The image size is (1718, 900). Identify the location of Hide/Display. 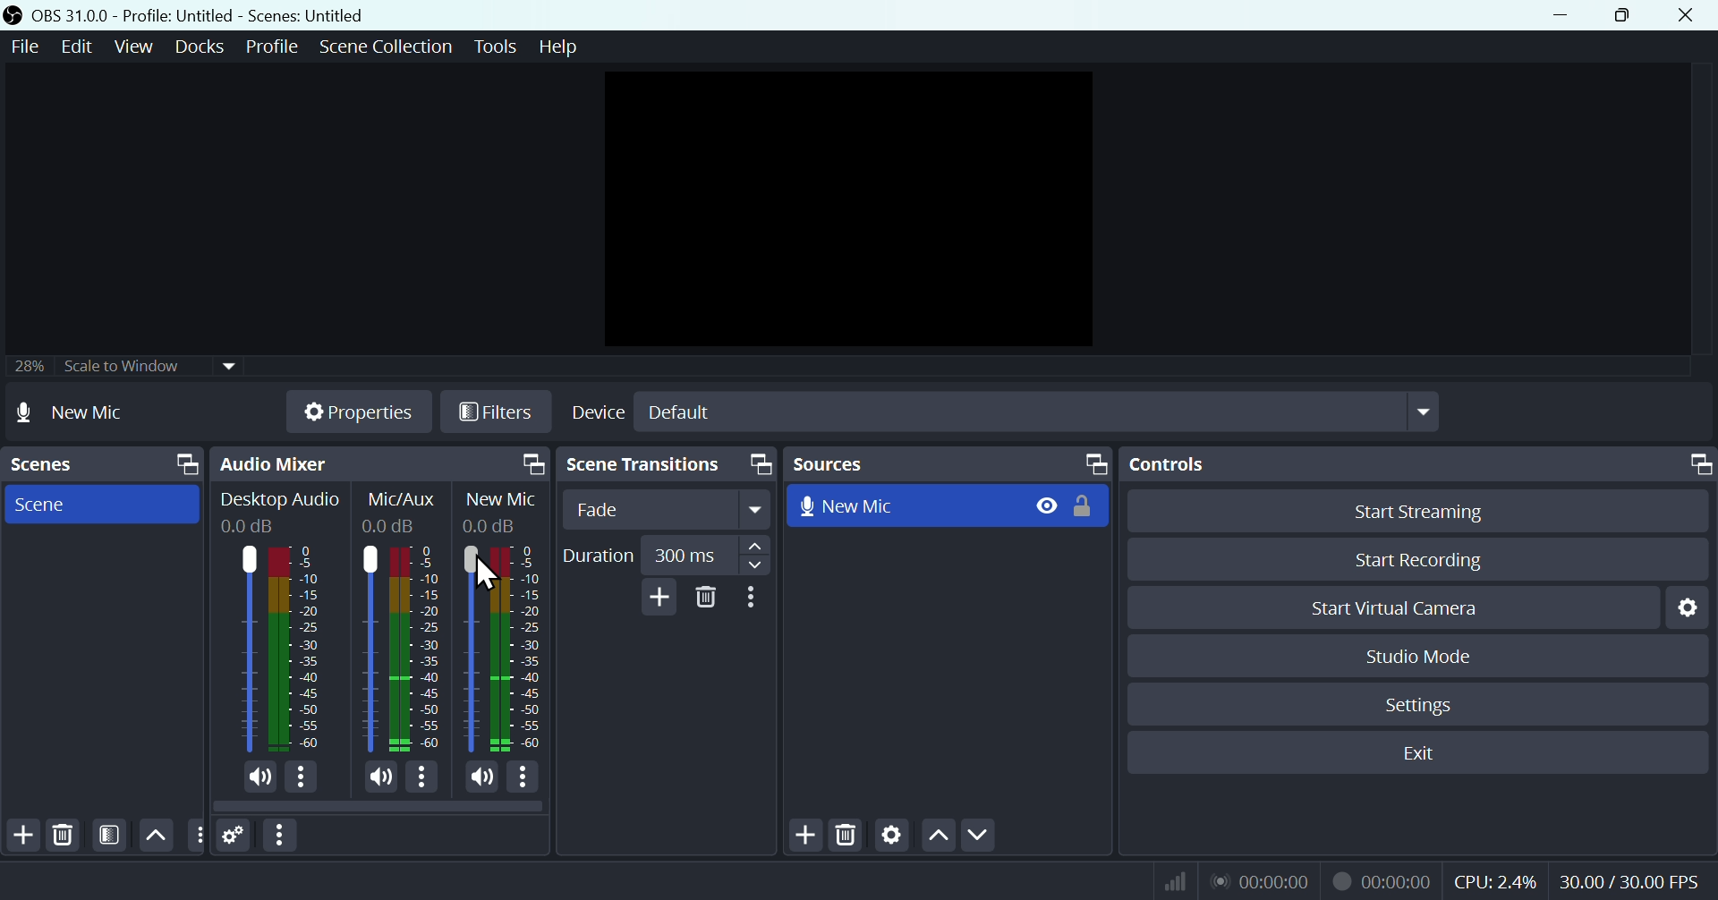
(1045, 505).